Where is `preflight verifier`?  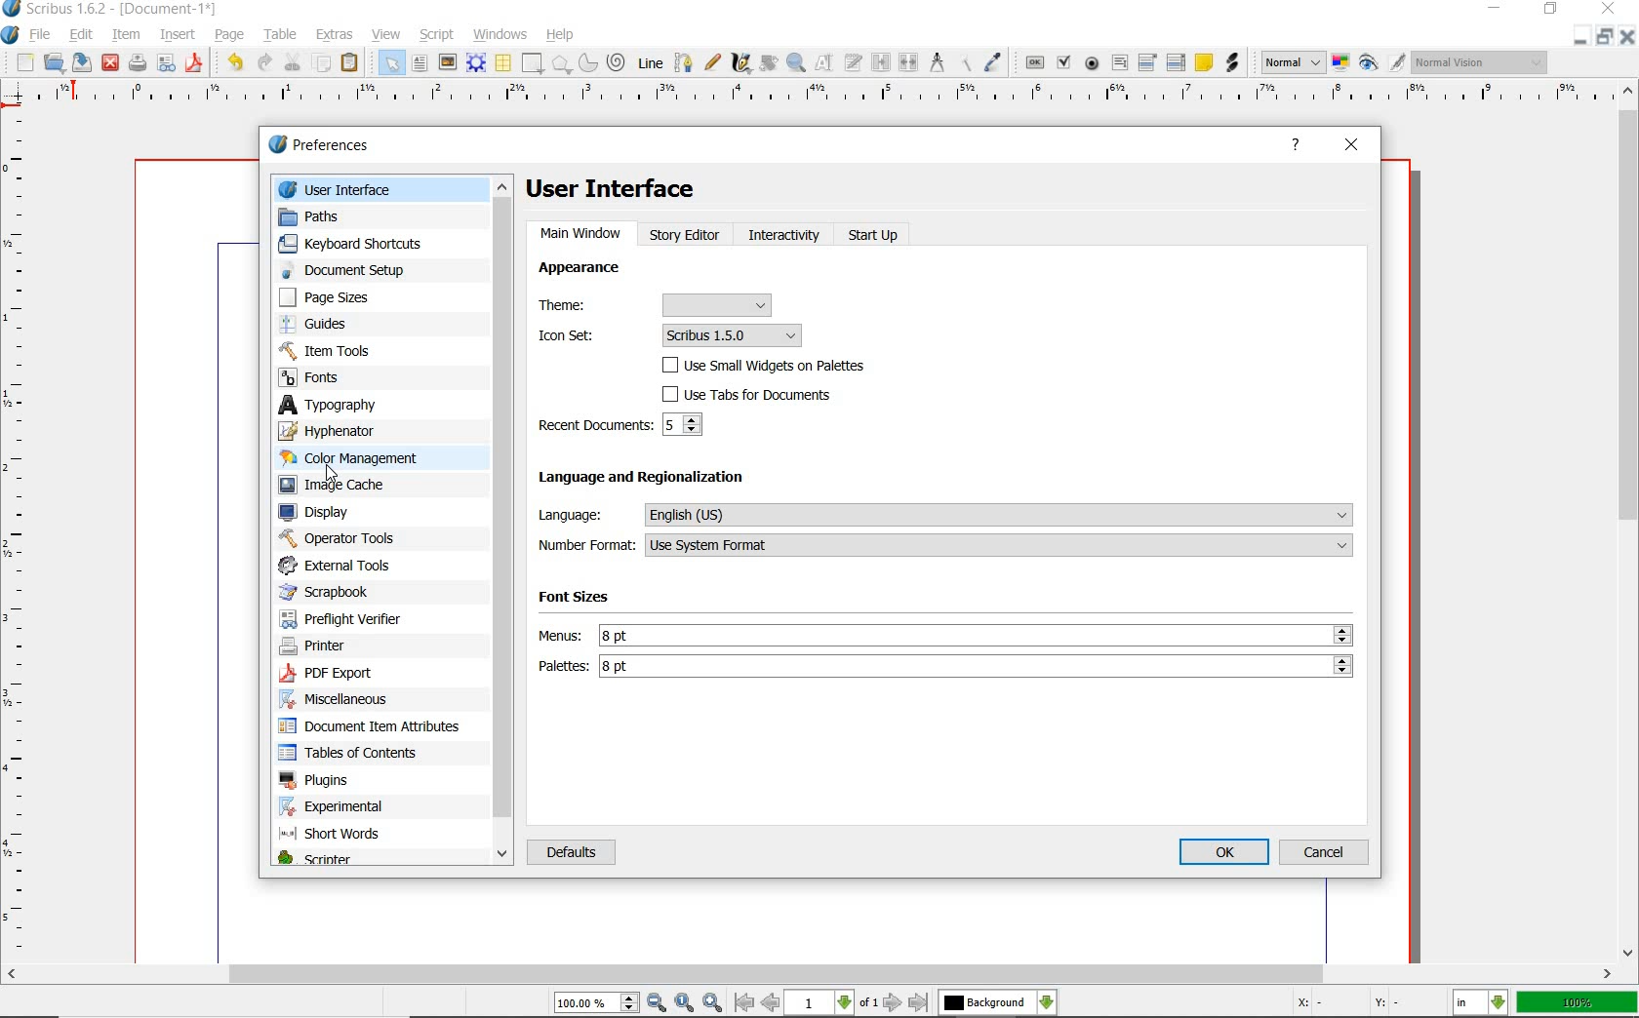
preflight verifier is located at coordinates (168, 61).